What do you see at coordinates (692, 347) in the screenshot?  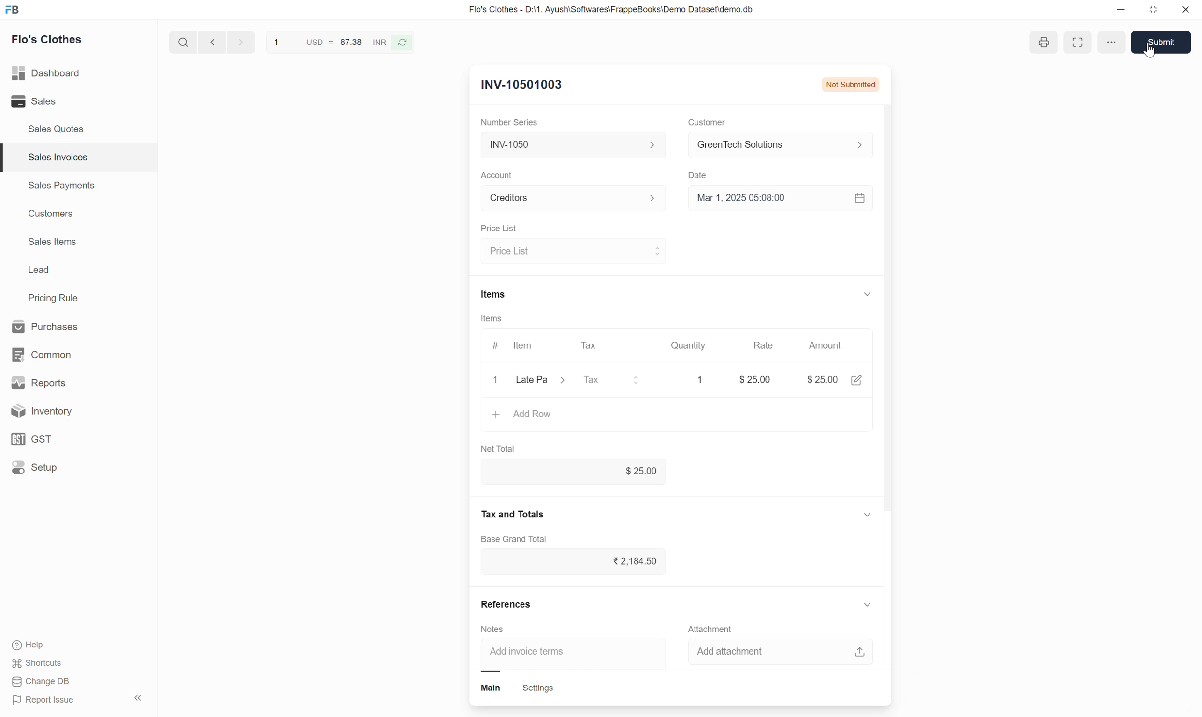 I see `Quantity` at bounding box center [692, 347].